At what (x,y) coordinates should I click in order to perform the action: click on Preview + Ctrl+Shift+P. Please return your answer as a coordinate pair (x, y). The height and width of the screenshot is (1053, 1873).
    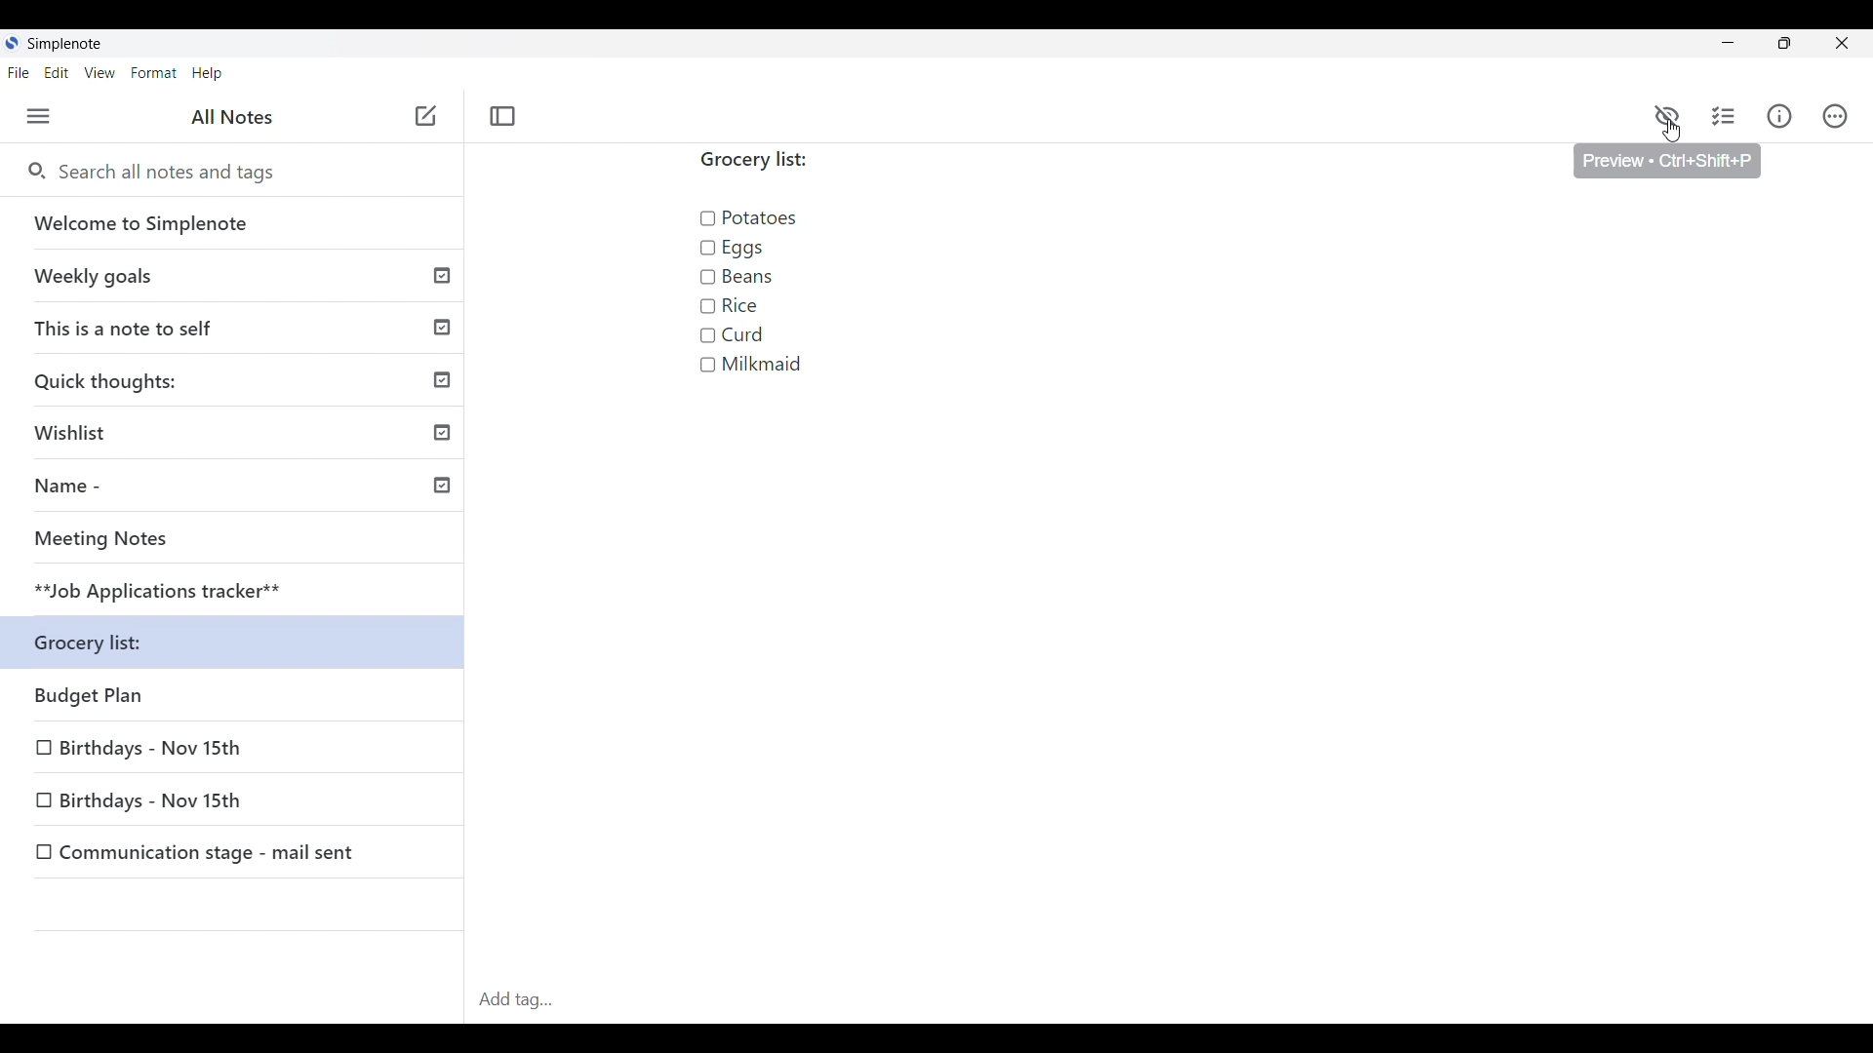
    Looking at the image, I should click on (1667, 163).